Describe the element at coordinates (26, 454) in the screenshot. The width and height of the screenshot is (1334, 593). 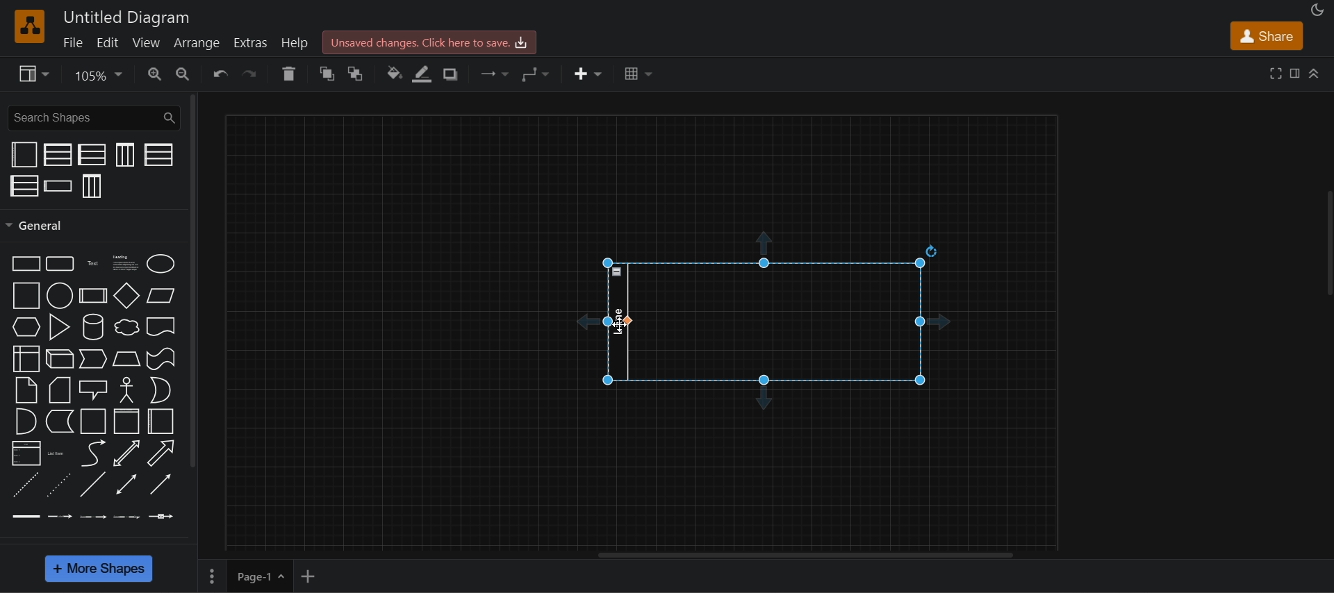
I see `list` at that location.